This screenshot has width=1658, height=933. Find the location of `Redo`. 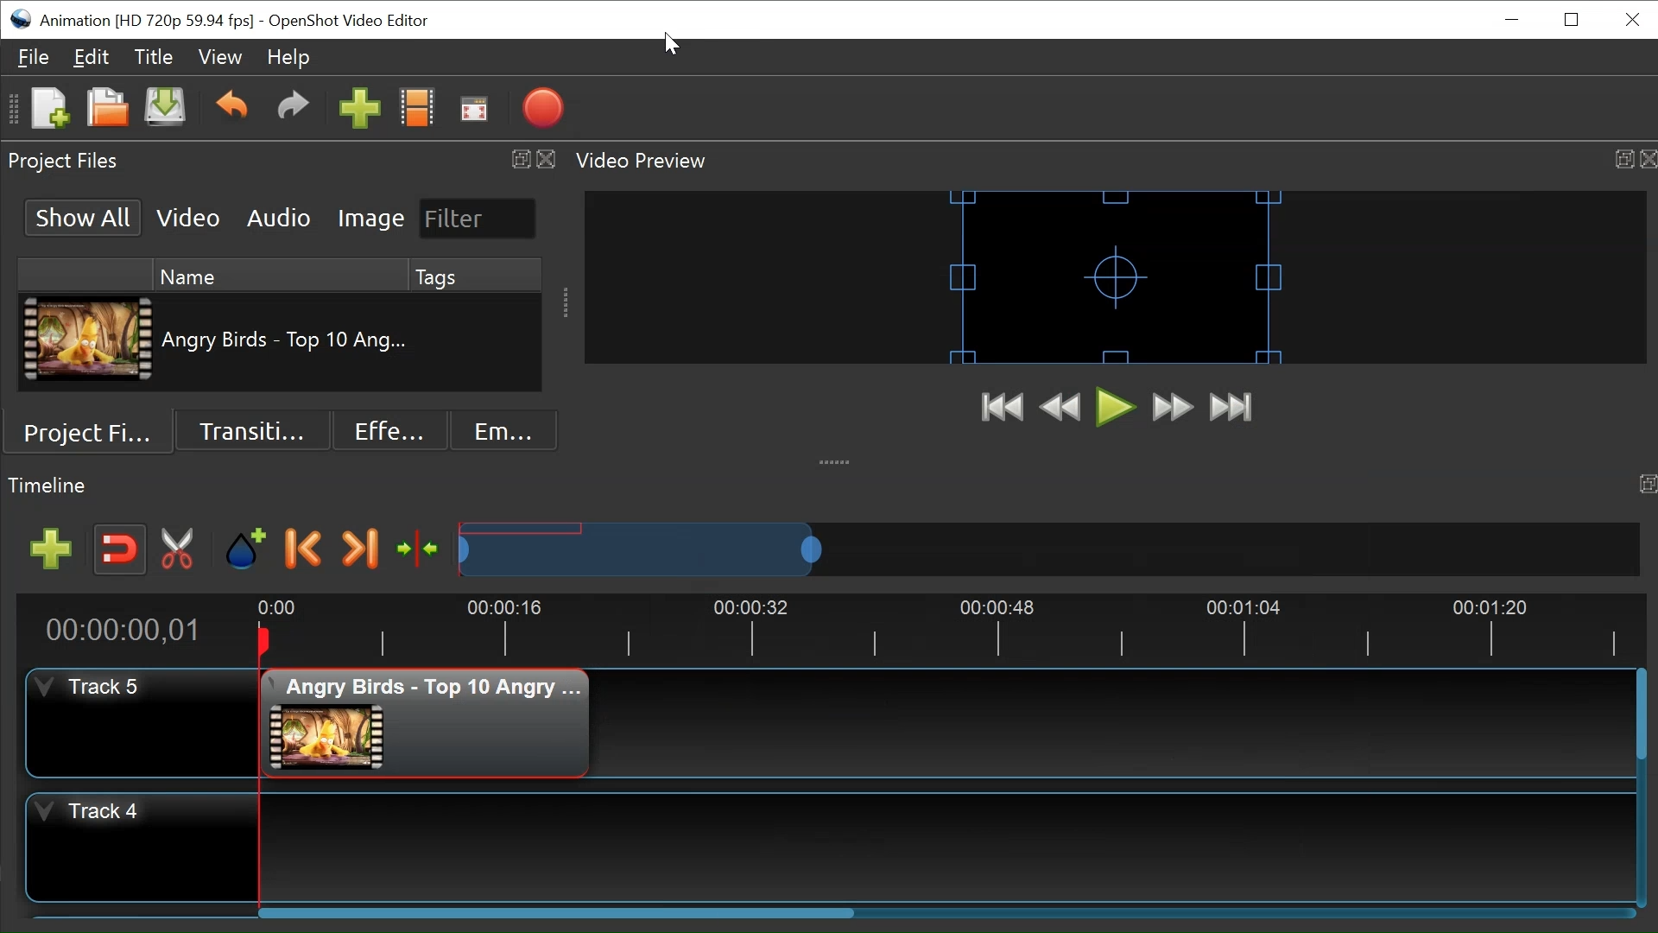

Redo is located at coordinates (291, 110).